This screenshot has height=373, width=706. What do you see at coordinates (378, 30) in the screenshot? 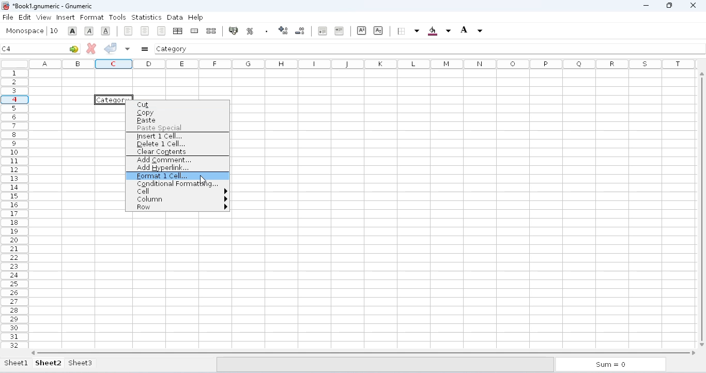
I see `subscript` at bounding box center [378, 30].